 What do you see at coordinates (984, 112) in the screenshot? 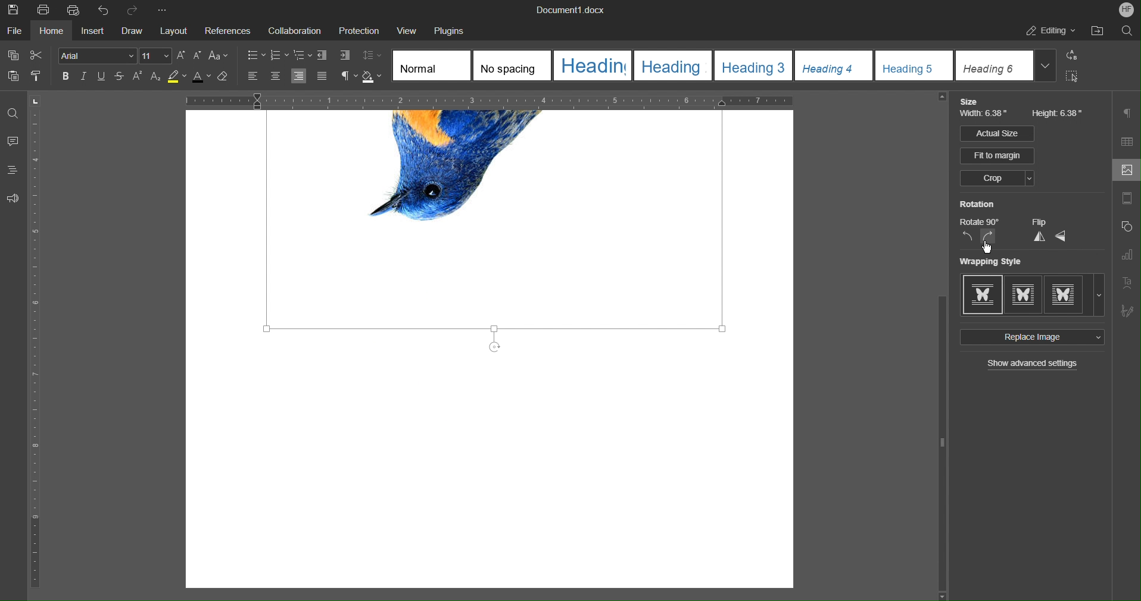
I see `Width` at bounding box center [984, 112].